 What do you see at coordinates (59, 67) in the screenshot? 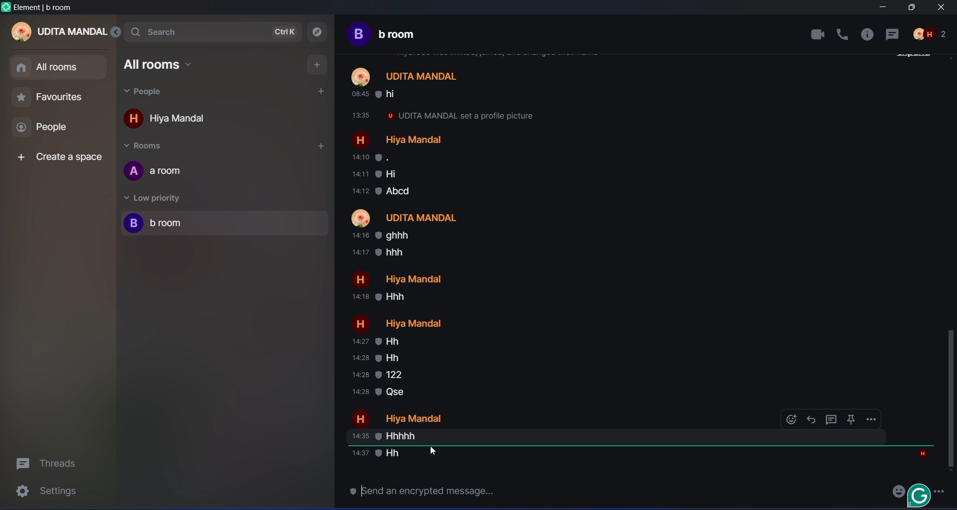
I see `all rooms` at bounding box center [59, 67].